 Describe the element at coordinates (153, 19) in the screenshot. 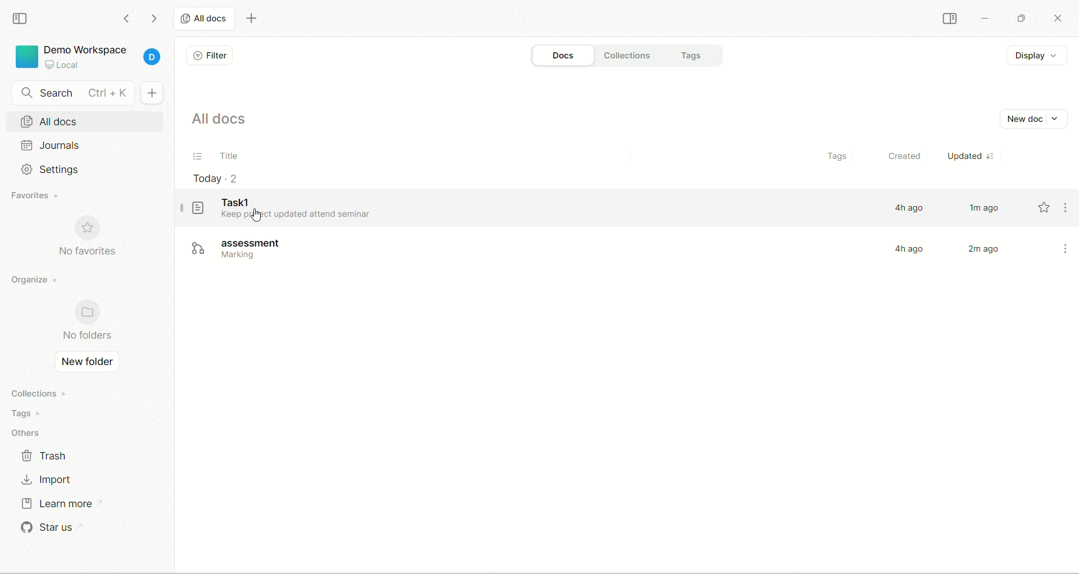

I see `go forward` at that location.